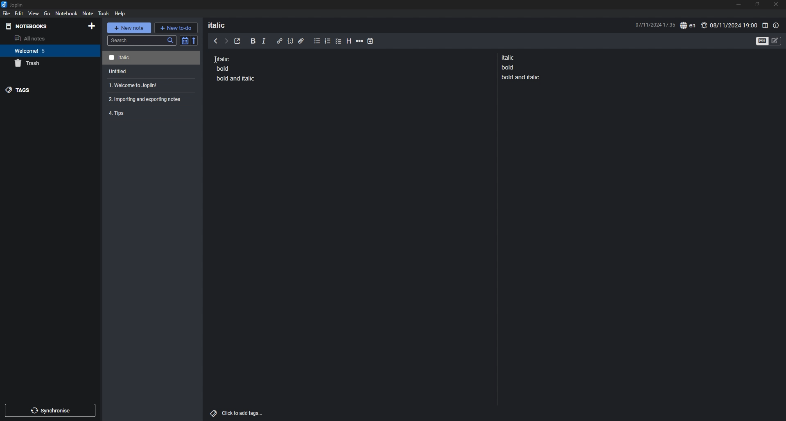 The height and width of the screenshot is (421, 786). I want to click on toggle external editor, so click(237, 41).